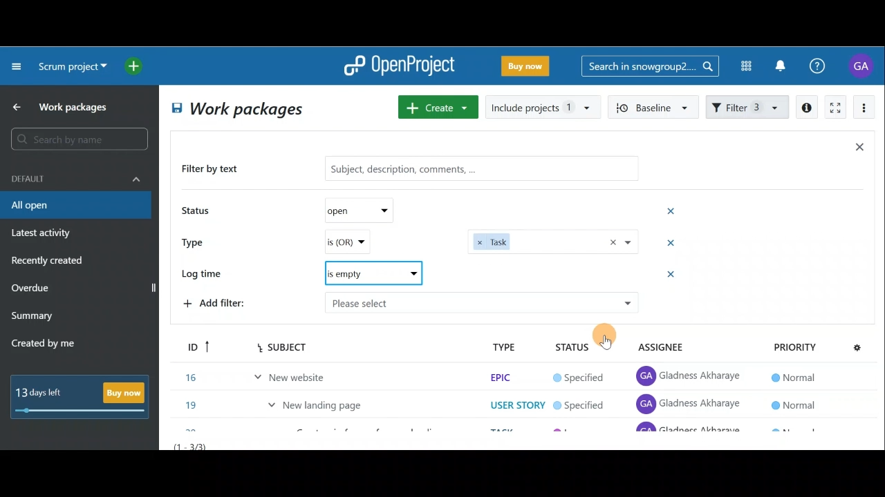 This screenshot has width=885, height=497. What do you see at coordinates (579, 347) in the screenshot?
I see `specified` at bounding box center [579, 347].